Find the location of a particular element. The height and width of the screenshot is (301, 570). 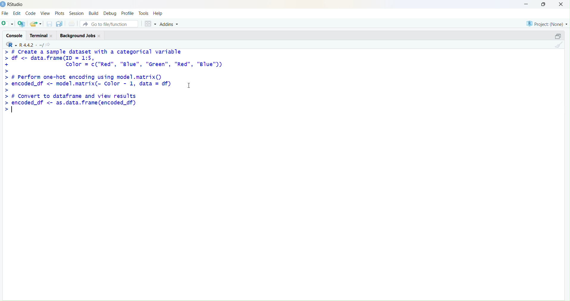

profile is located at coordinates (129, 13).